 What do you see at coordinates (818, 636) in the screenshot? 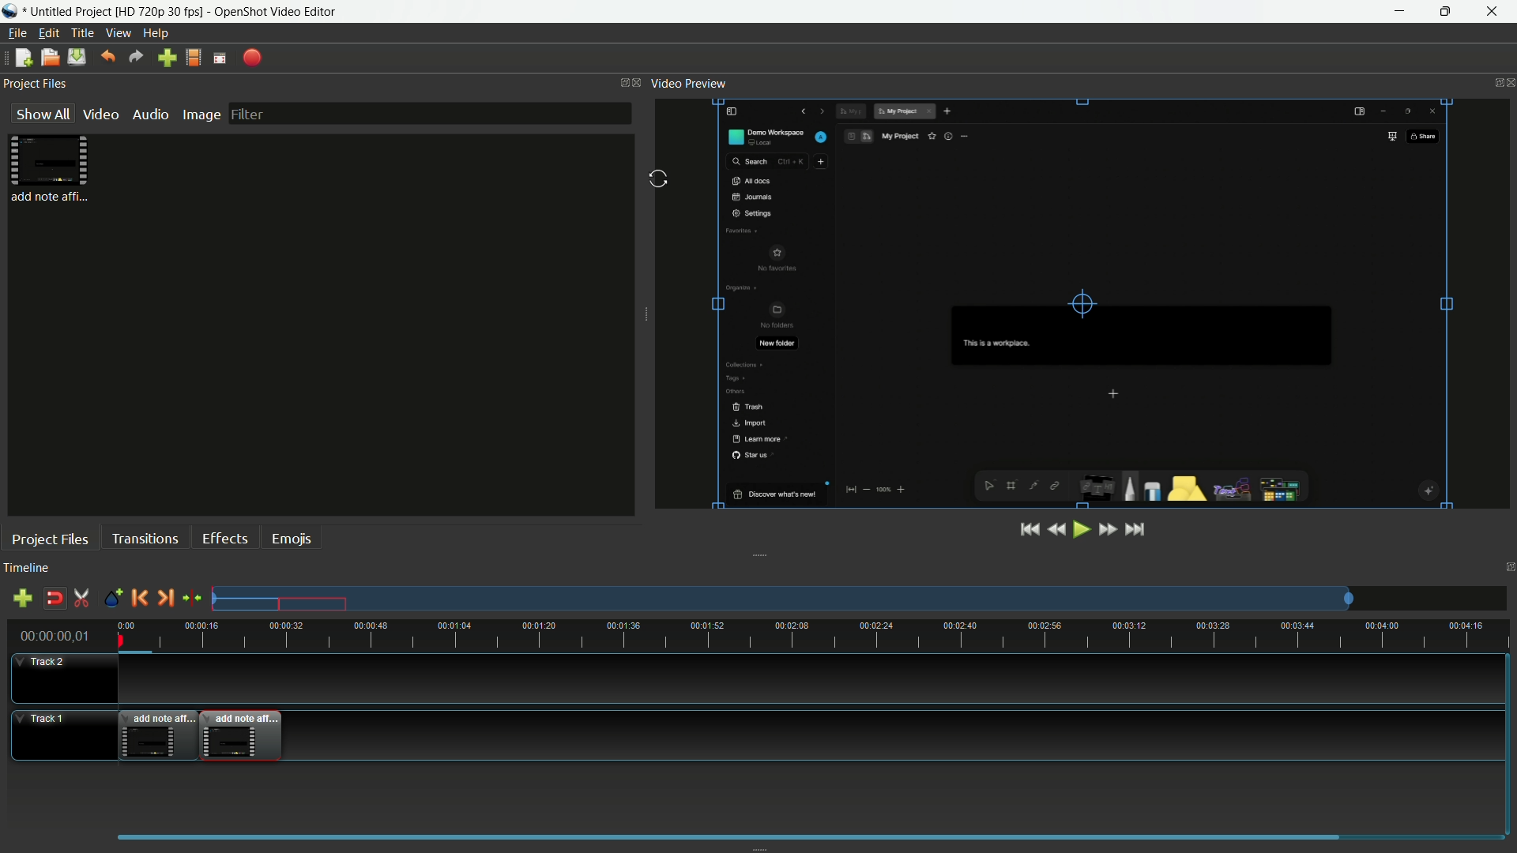
I see `time` at bounding box center [818, 636].